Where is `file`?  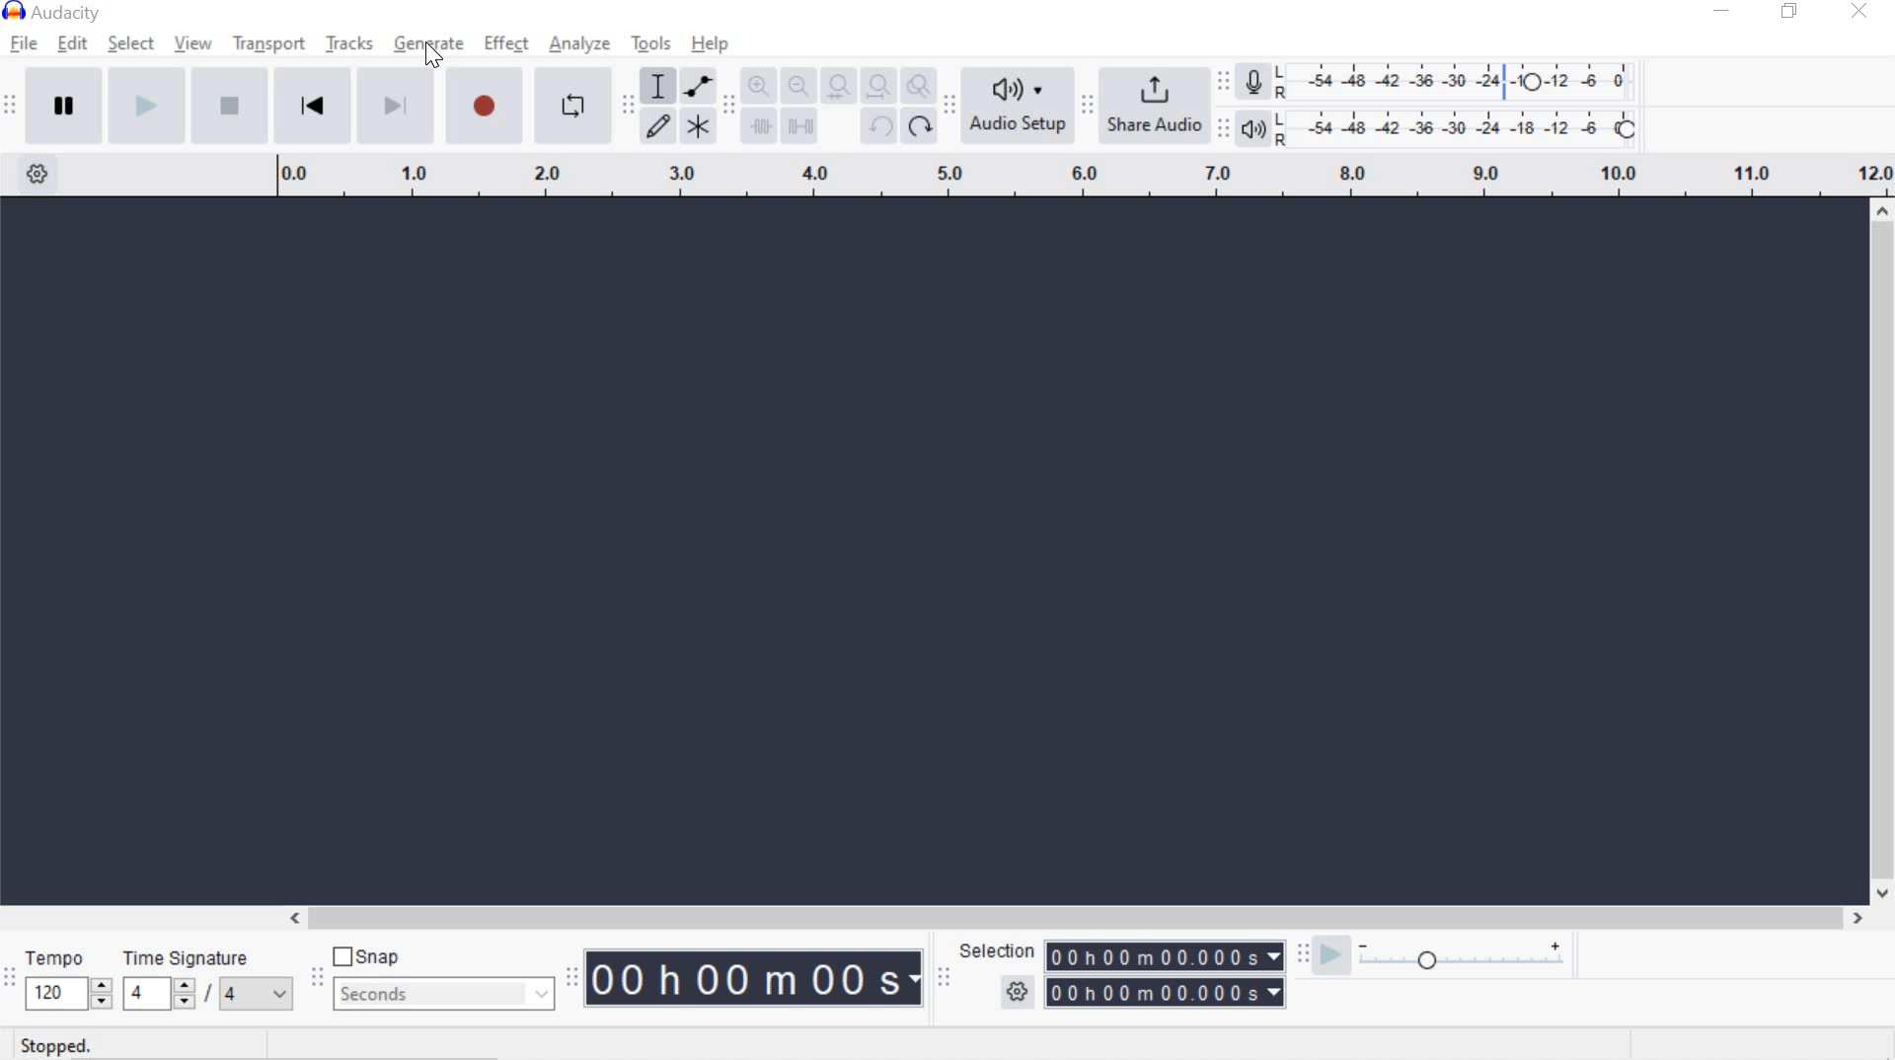 file is located at coordinates (22, 44).